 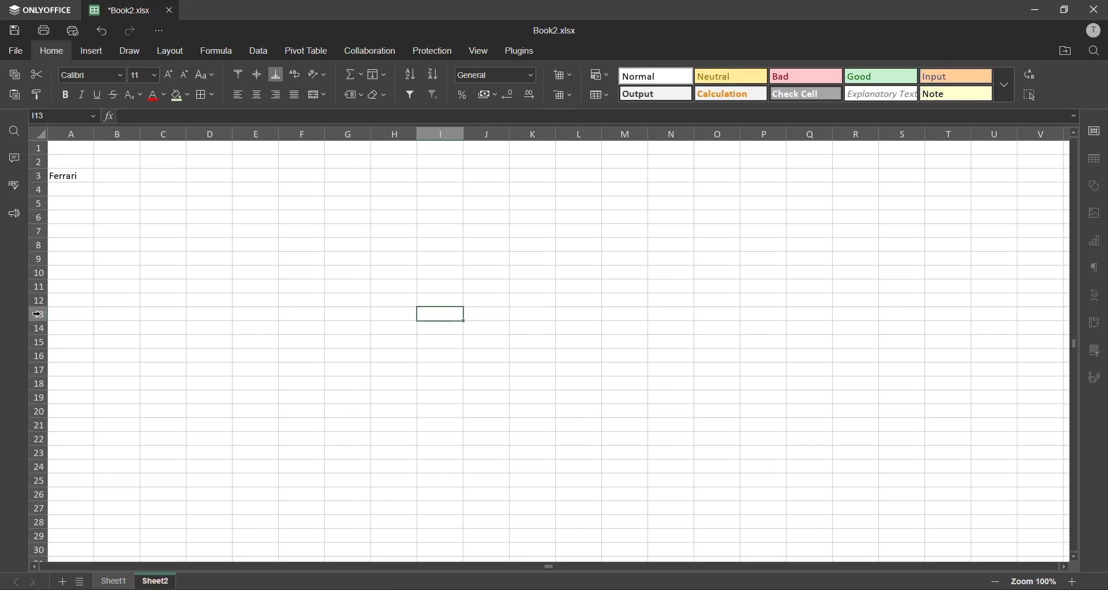 What do you see at coordinates (562, 96) in the screenshot?
I see `delete cells` at bounding box center [562, 96].